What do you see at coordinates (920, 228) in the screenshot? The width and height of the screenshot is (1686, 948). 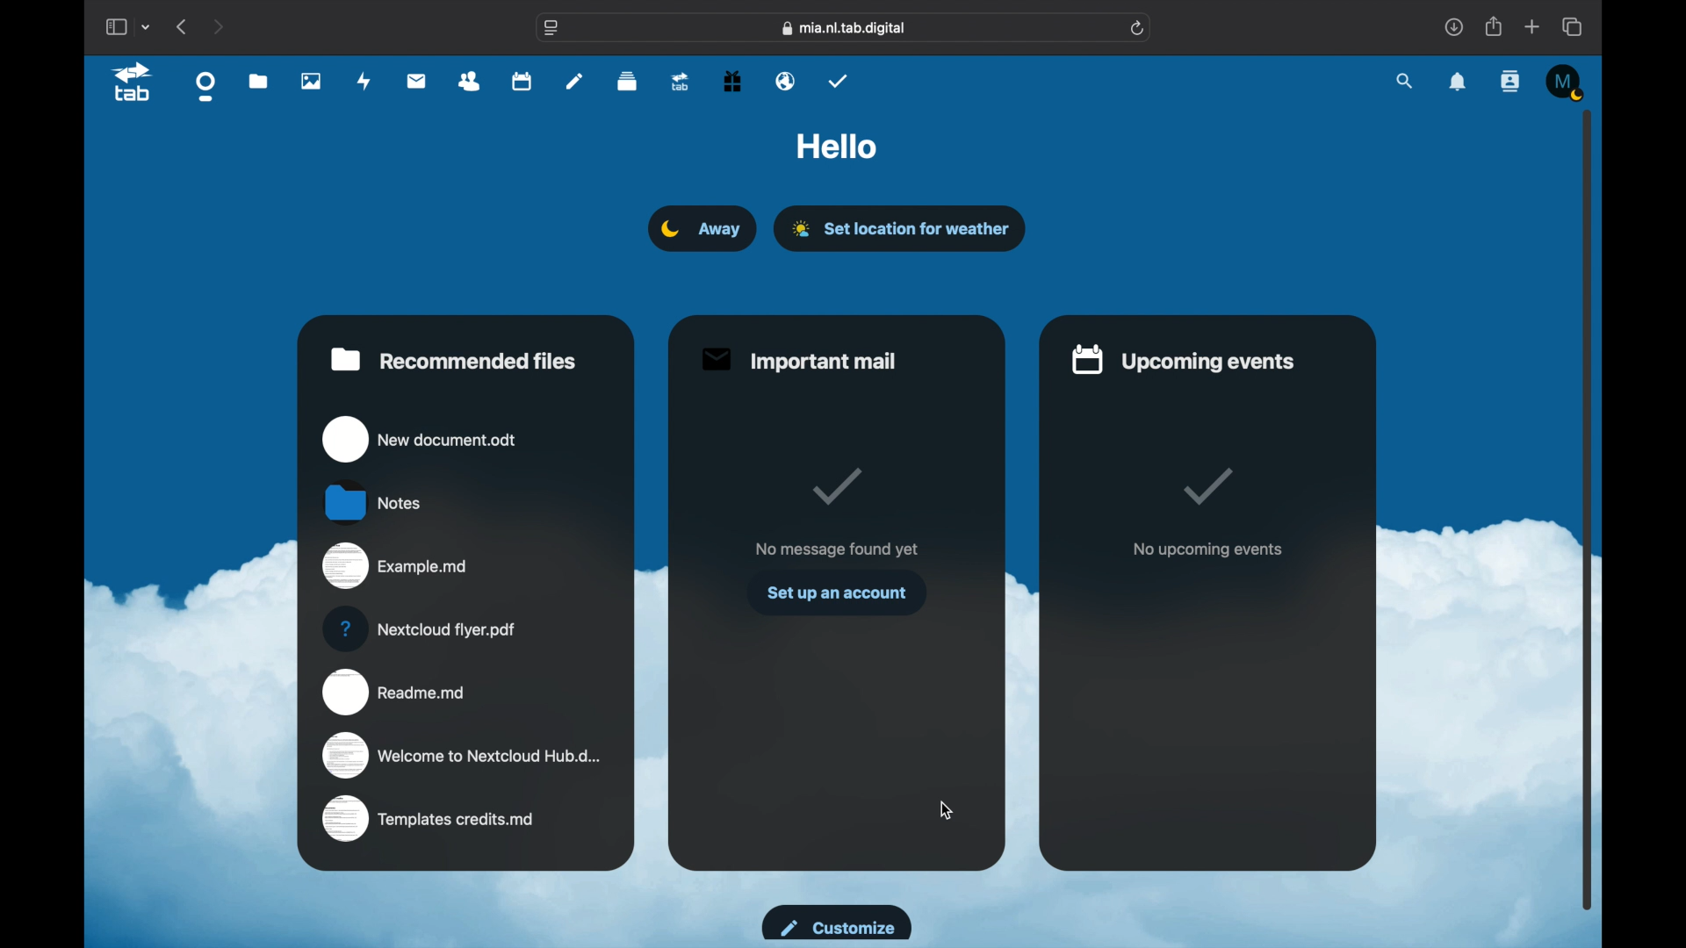 I see `set location for weather` at bounding box center [920, 228].